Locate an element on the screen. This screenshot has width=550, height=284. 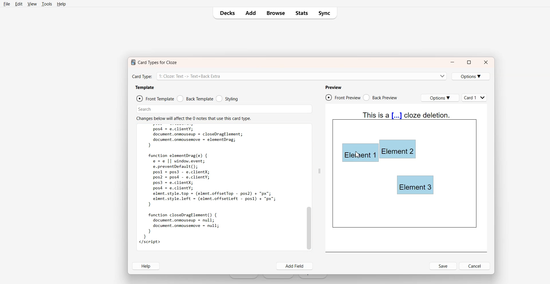
Drag Handle is located at coordinates (319, 171).